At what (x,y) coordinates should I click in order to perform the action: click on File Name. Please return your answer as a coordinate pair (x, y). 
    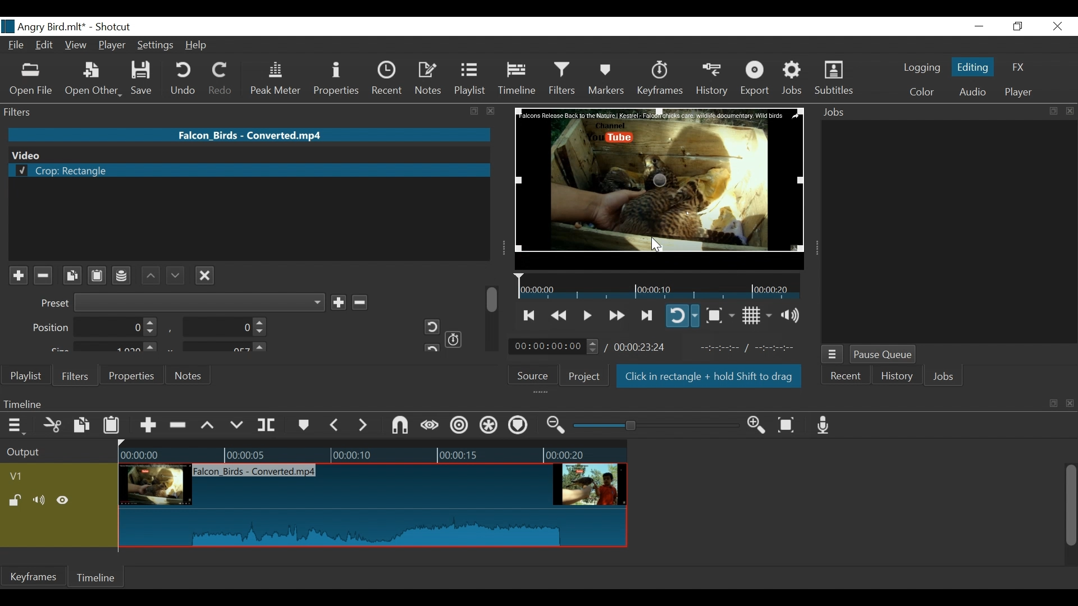
    Looking at the image, I should click on (251, 134).